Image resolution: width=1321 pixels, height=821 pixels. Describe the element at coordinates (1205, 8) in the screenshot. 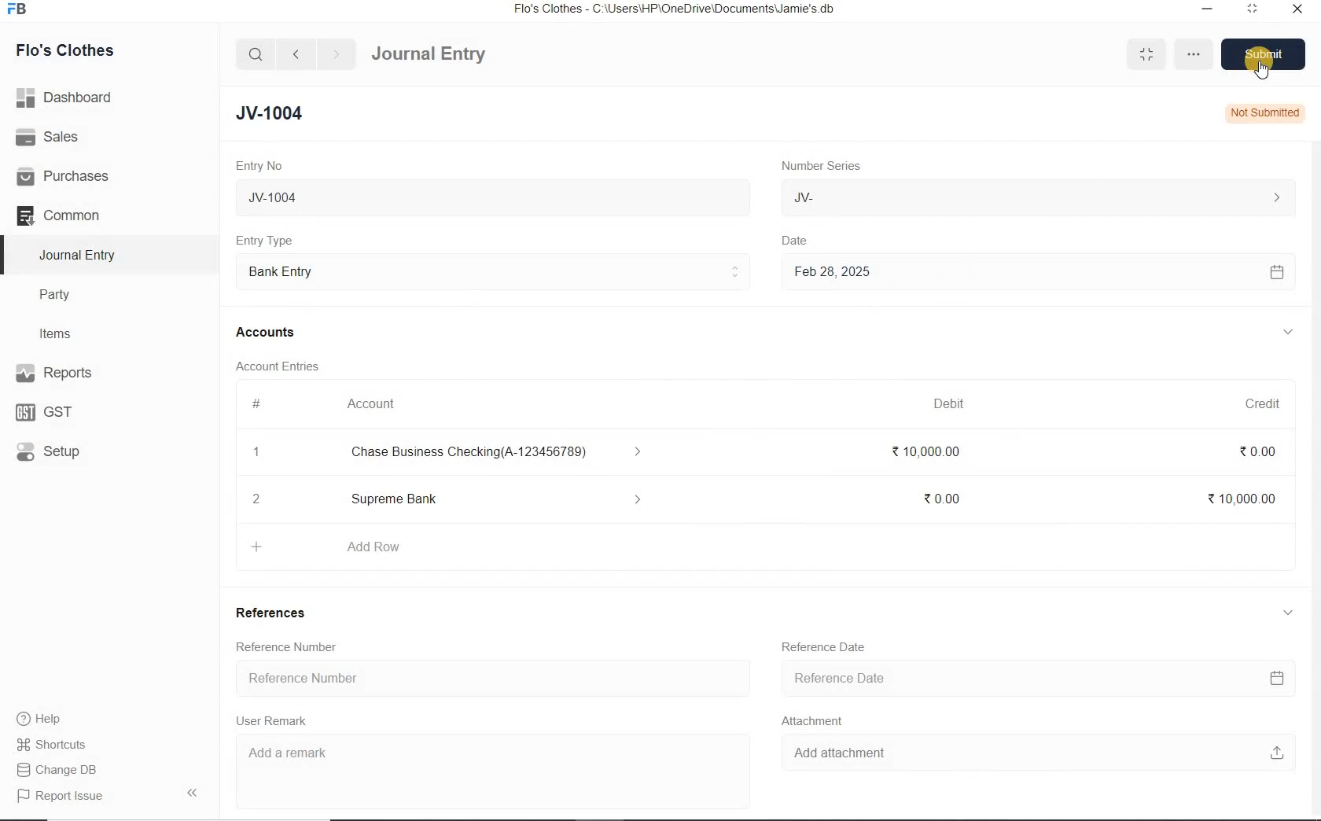

I see `minimize` at that location.